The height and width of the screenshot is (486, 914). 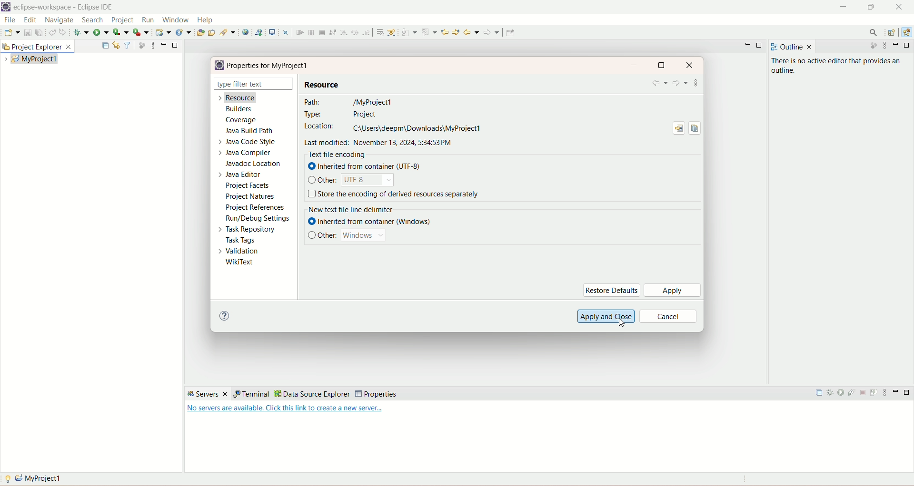 What do you see at coordinates (242, 262) in the screenshot?
I see `wikitext` at bounding box center [242, 262].